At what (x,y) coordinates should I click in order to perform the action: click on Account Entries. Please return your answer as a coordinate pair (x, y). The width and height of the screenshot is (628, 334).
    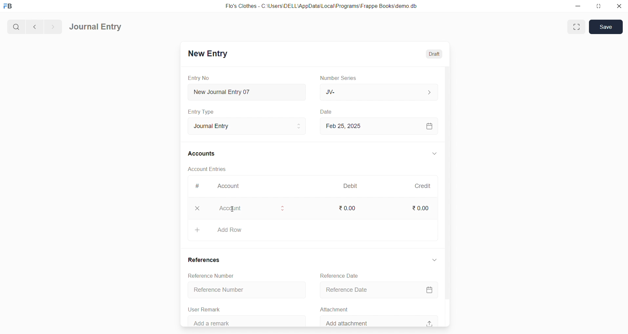
    Looking at the image, I should click on (208, 170).